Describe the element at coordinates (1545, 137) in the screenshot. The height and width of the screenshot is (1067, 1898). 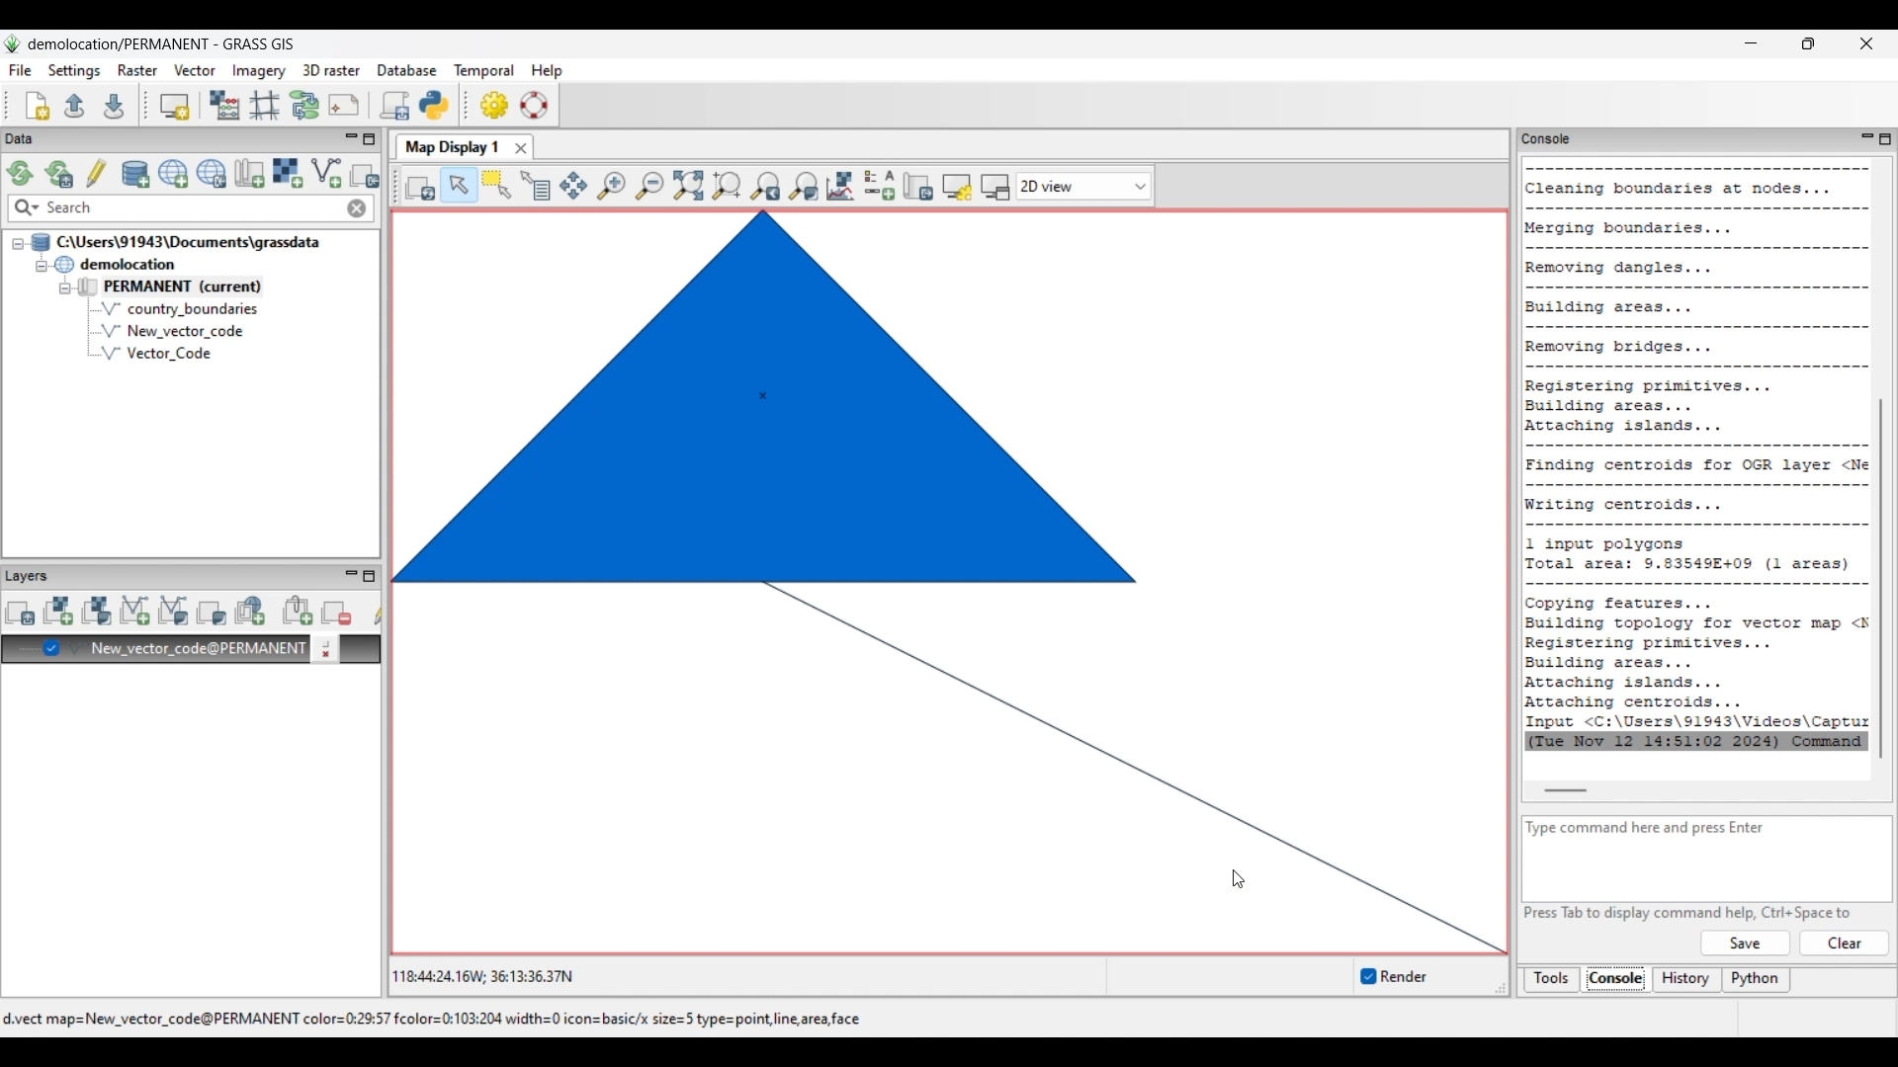
I see `tools` at that location.